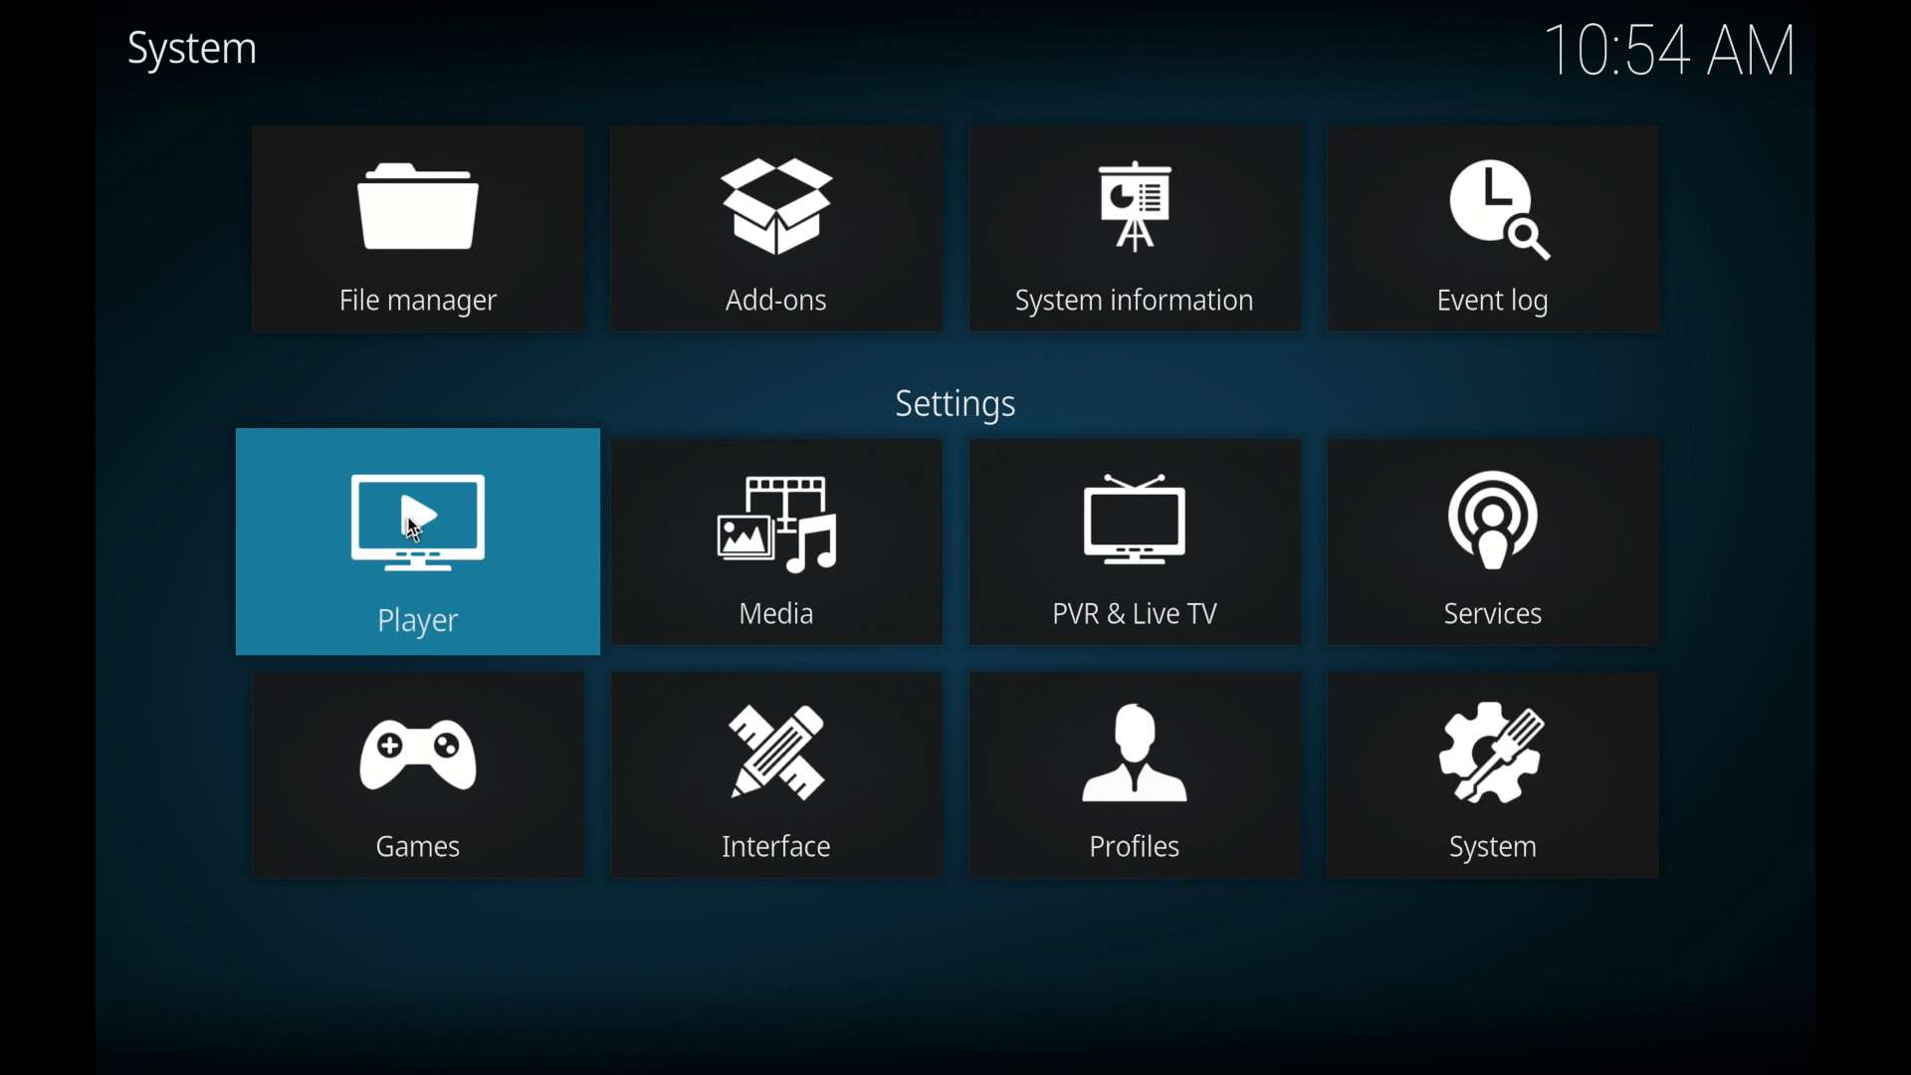  Describe the element at coordinates (1494, 228) in the screenshot. I see `event log` at that location.